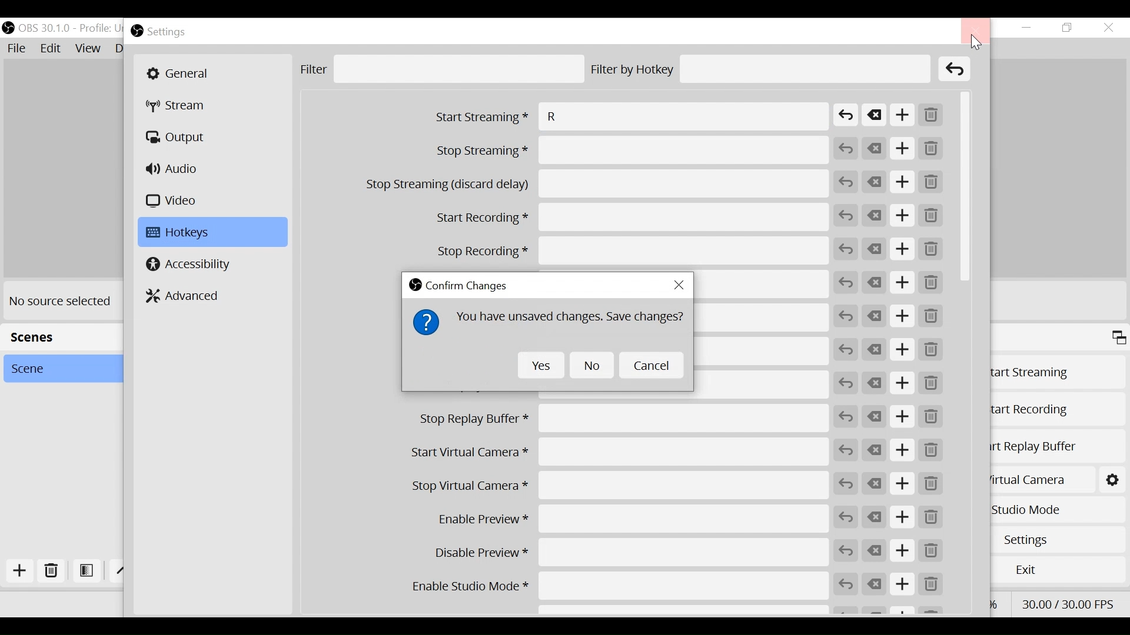 The height and width of the screenshot is (635, 1130). I want to click on Video, so click(174, 200).